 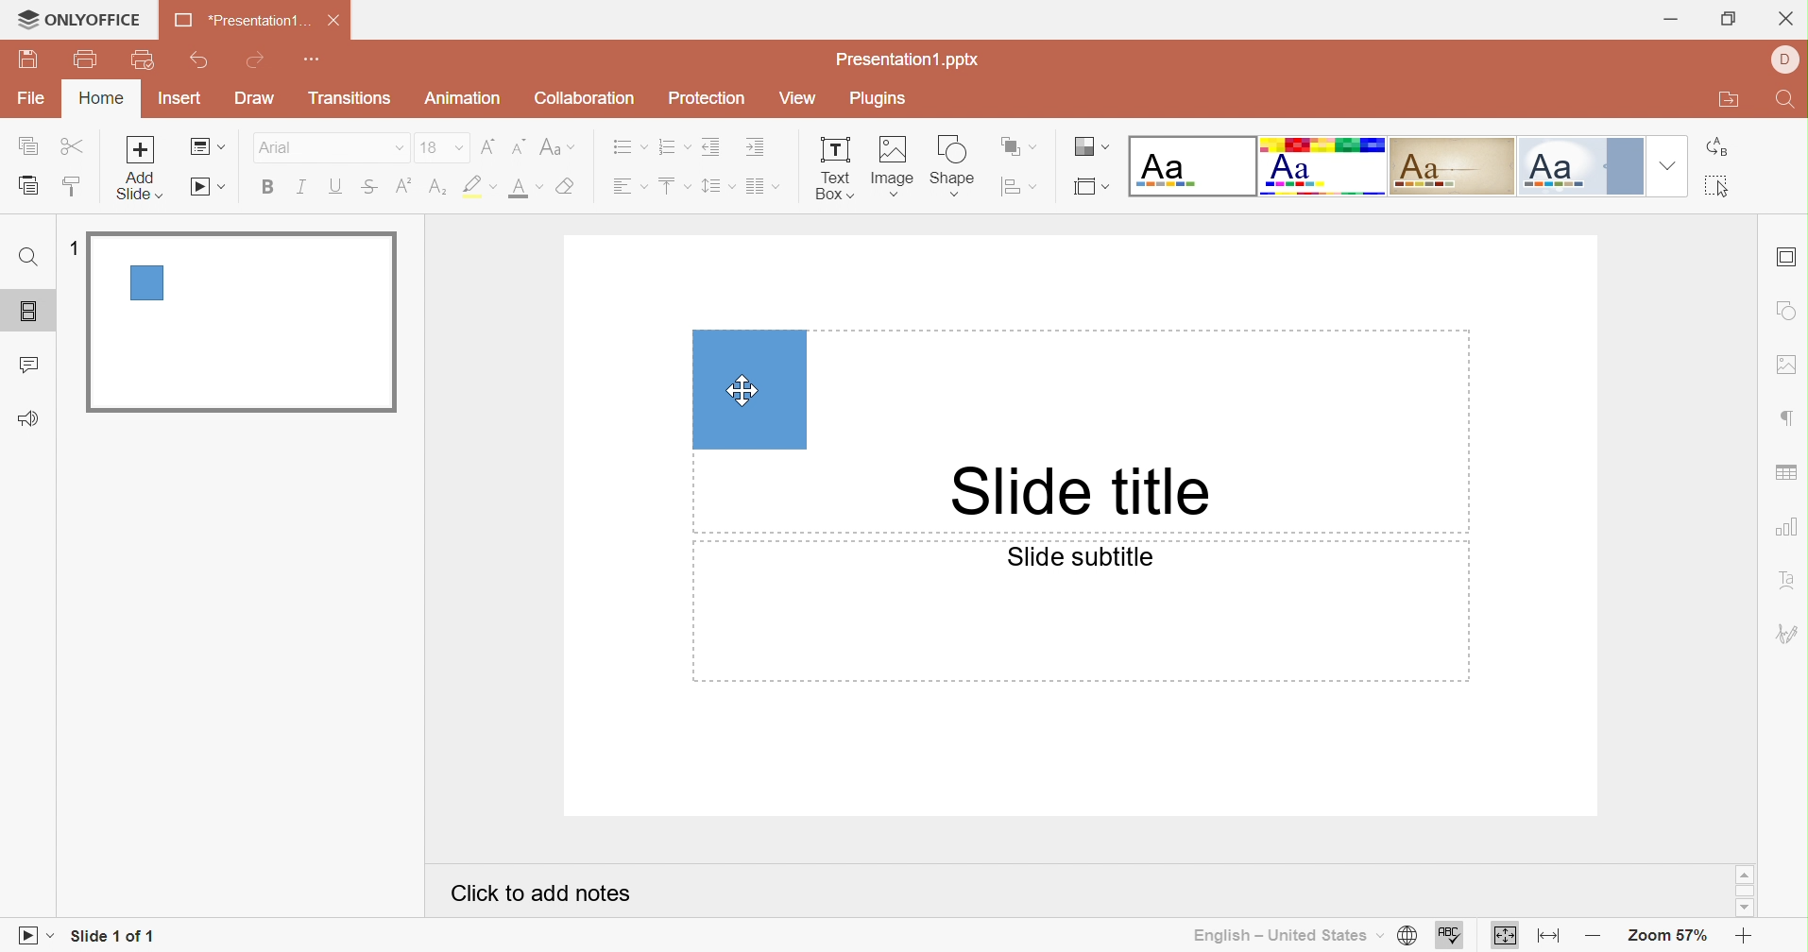 What do you see at coordinates (1407, 937) in the screenshot?
I see `Set document langauge` at bounding box center [1407, 937].